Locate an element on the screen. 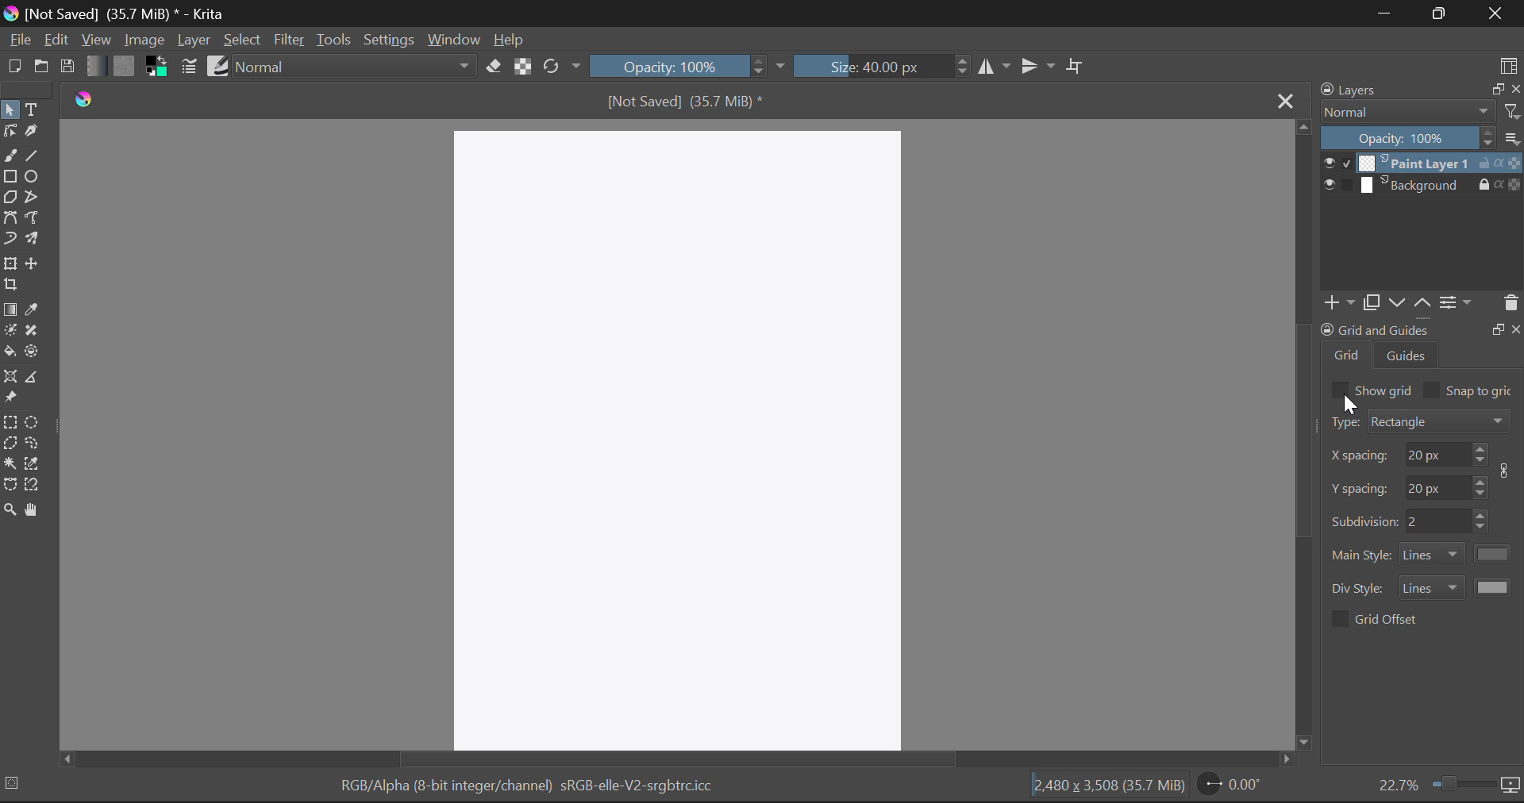 This screenshot has width=1524, height=803. Increase or decrease is located at coordinates (1483, 521).